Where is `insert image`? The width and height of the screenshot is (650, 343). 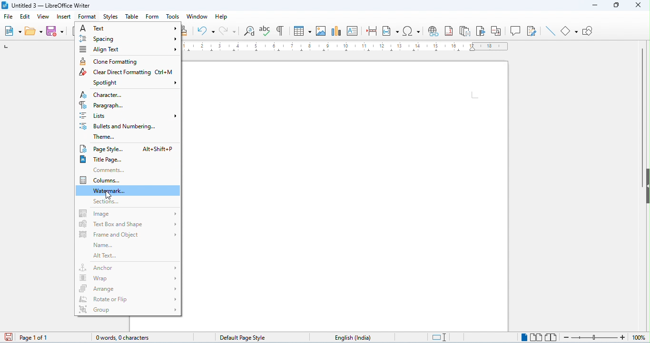
insert image is located at coordinates (322, 31).